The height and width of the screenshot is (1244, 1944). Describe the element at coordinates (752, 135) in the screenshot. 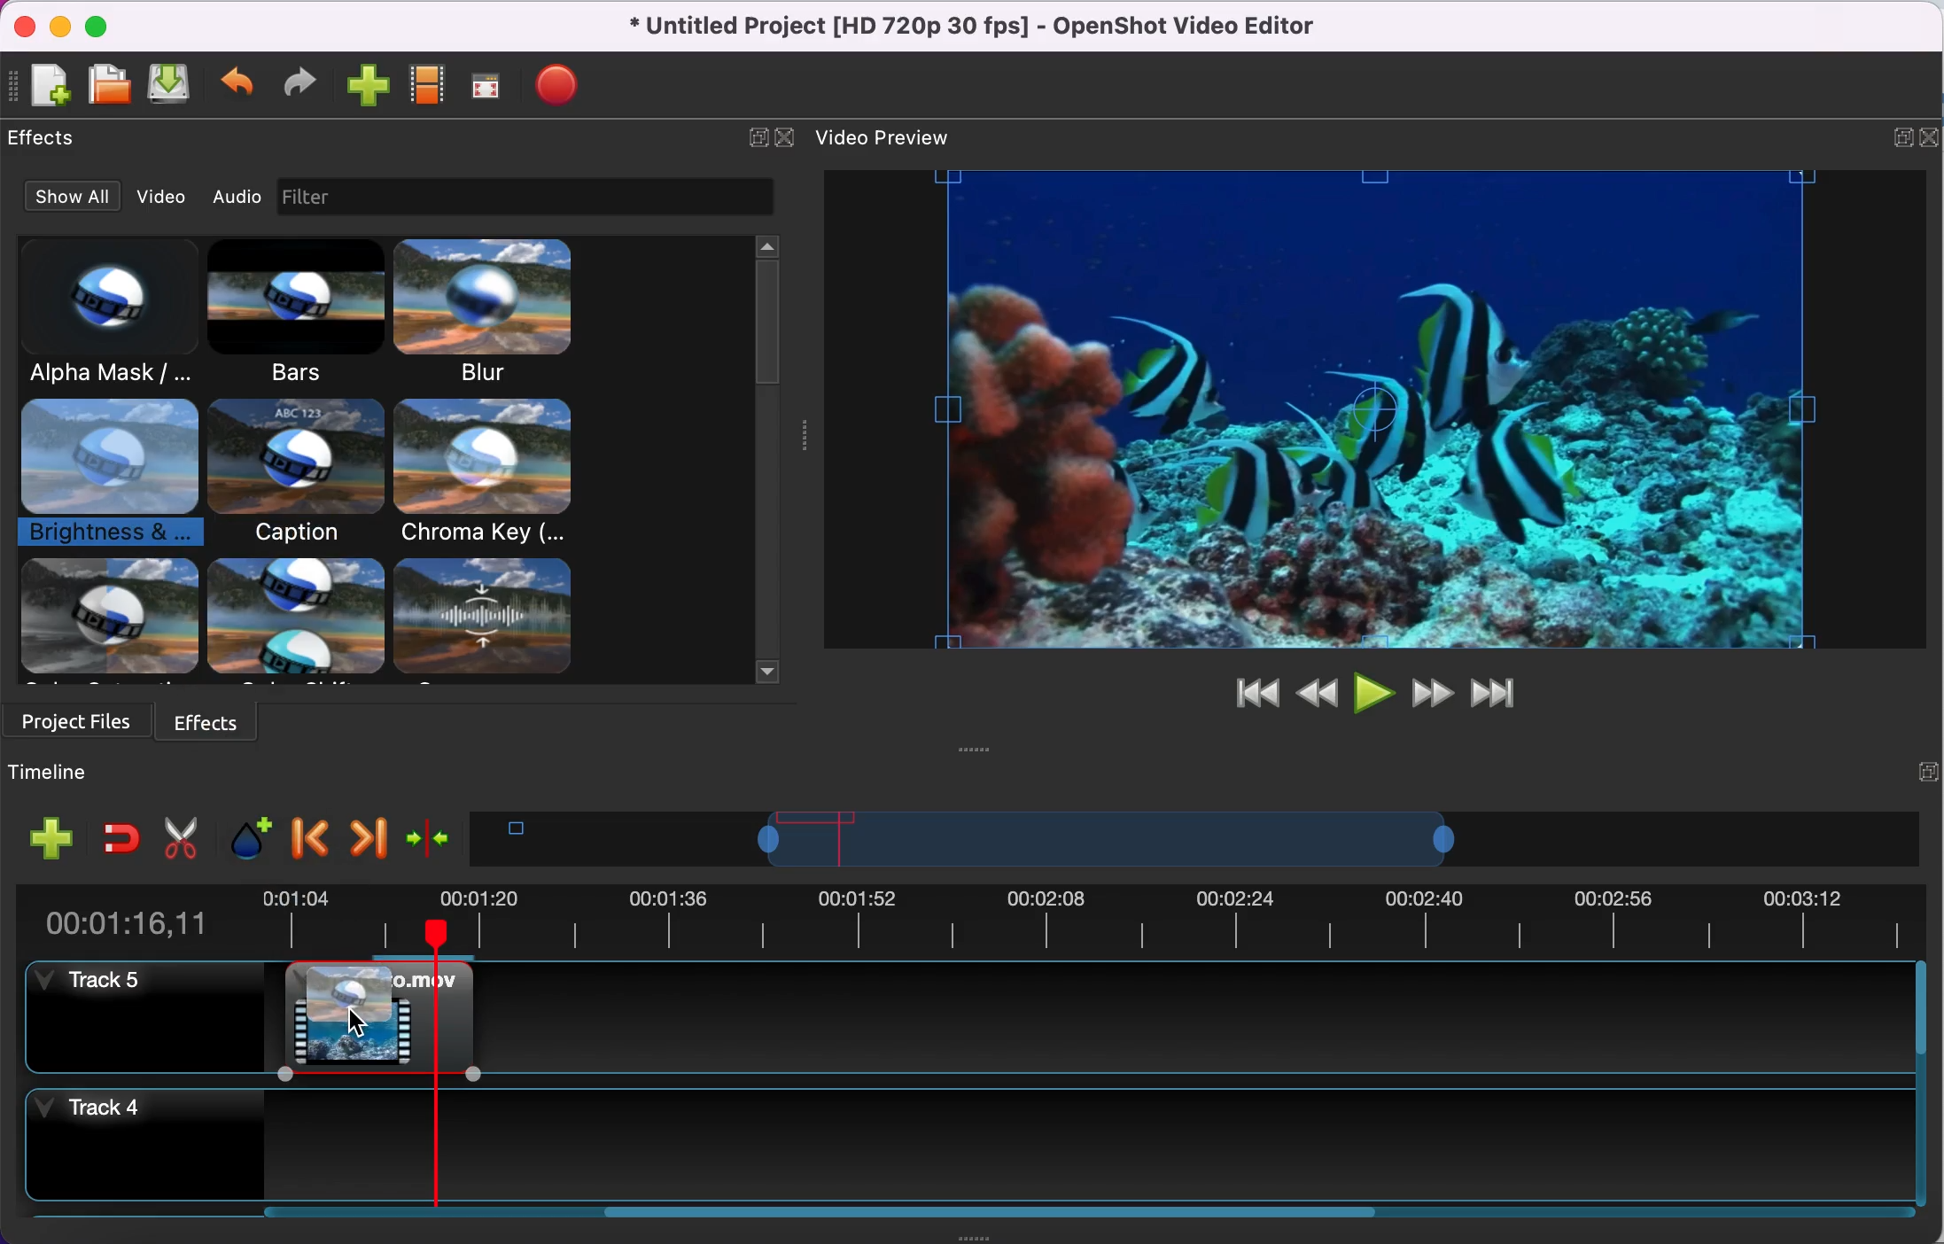

I see `expand/hide` at that location.